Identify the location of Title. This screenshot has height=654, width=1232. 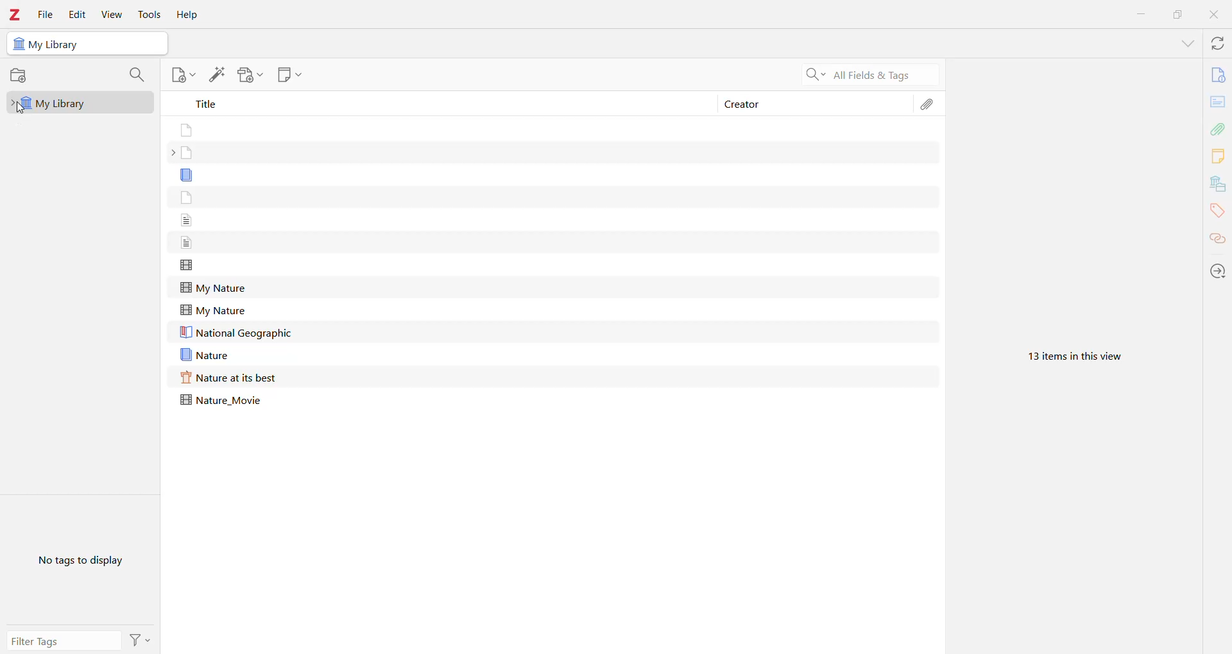
(439, 104).